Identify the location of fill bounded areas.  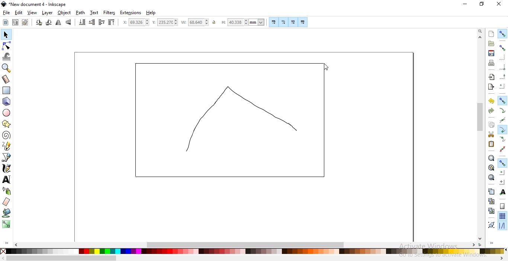
(7, 213).